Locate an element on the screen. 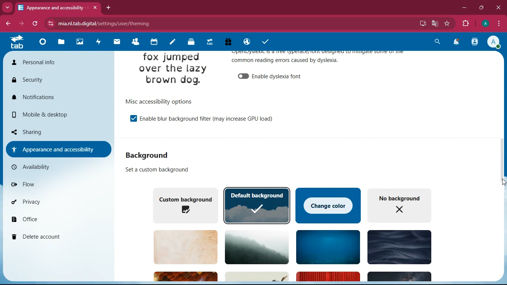  change is located at coordinates (327, 205).